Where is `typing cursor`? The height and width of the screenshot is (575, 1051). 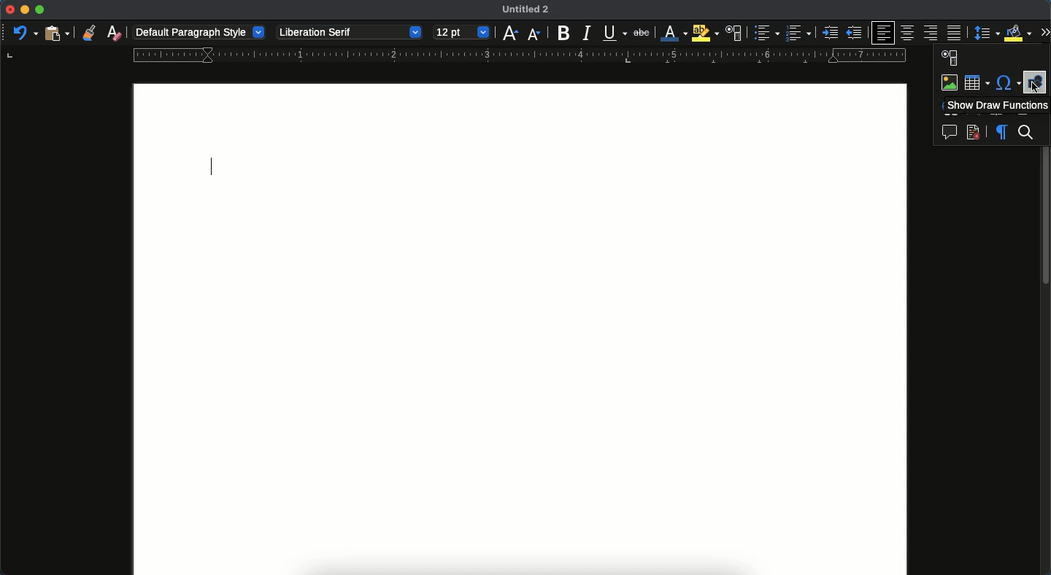 typing cursor is located at coordinates (213, 169).